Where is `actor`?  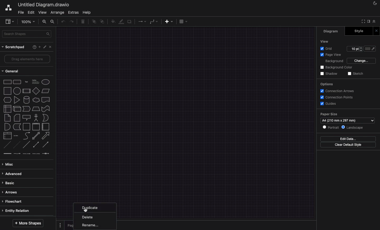 actor is located at coordinates (36, 118).